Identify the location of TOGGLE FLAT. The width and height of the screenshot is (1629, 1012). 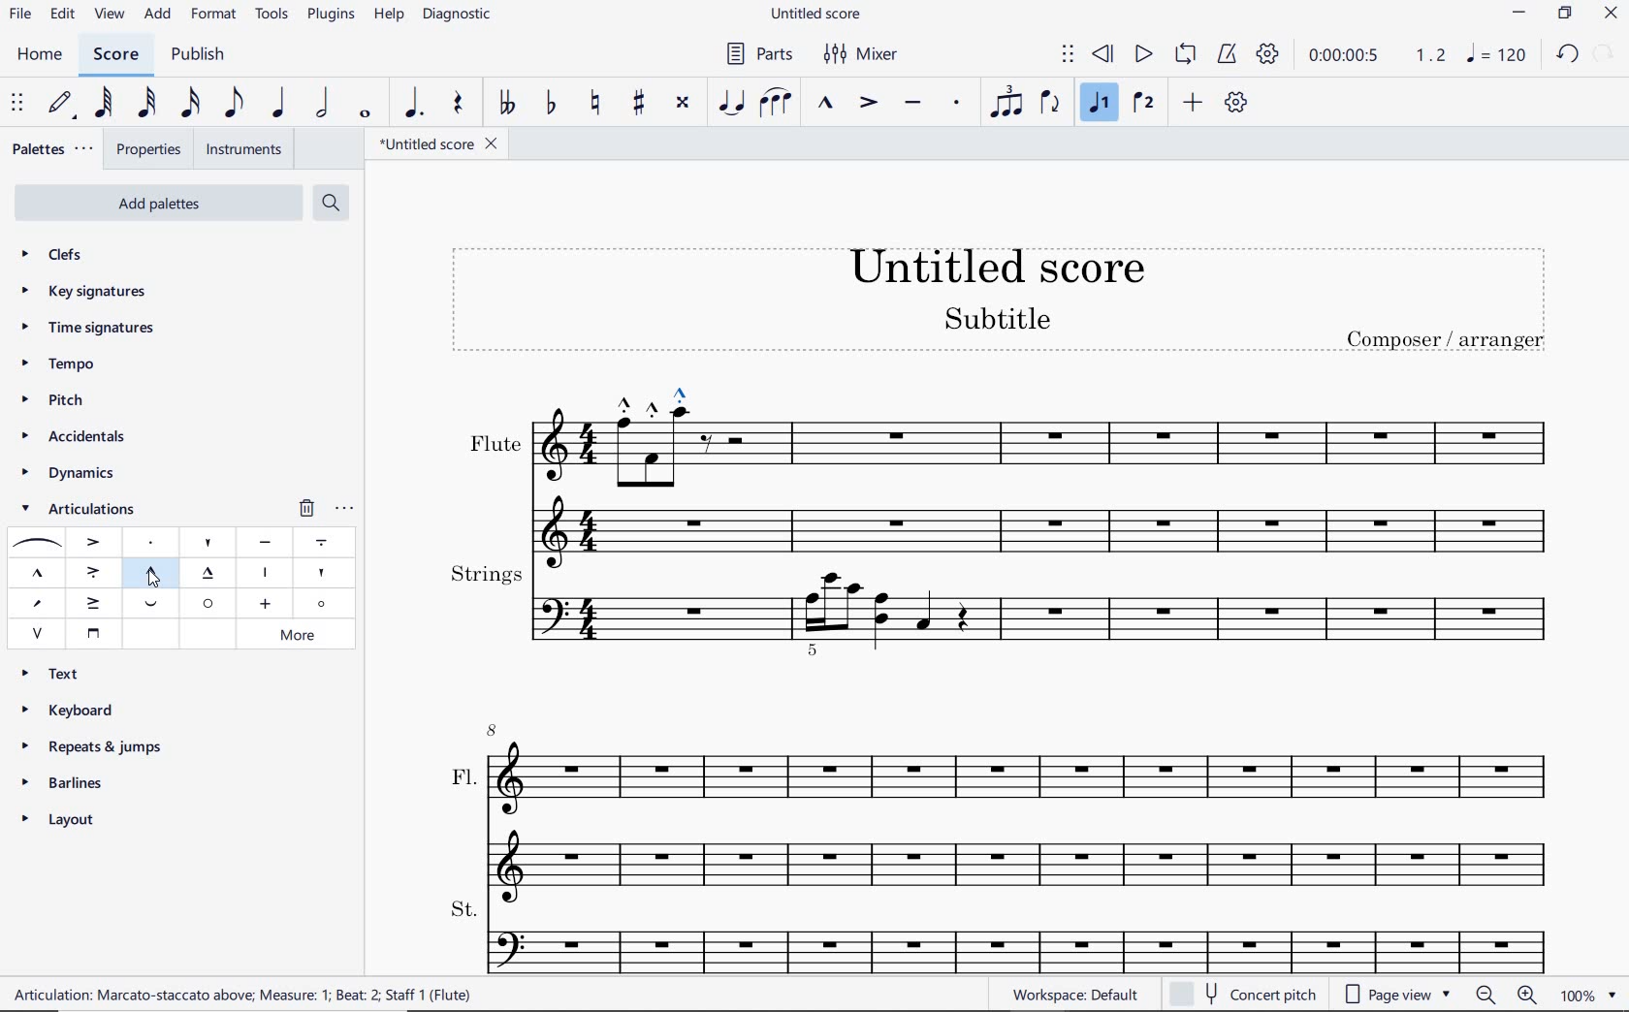
(553, 101).